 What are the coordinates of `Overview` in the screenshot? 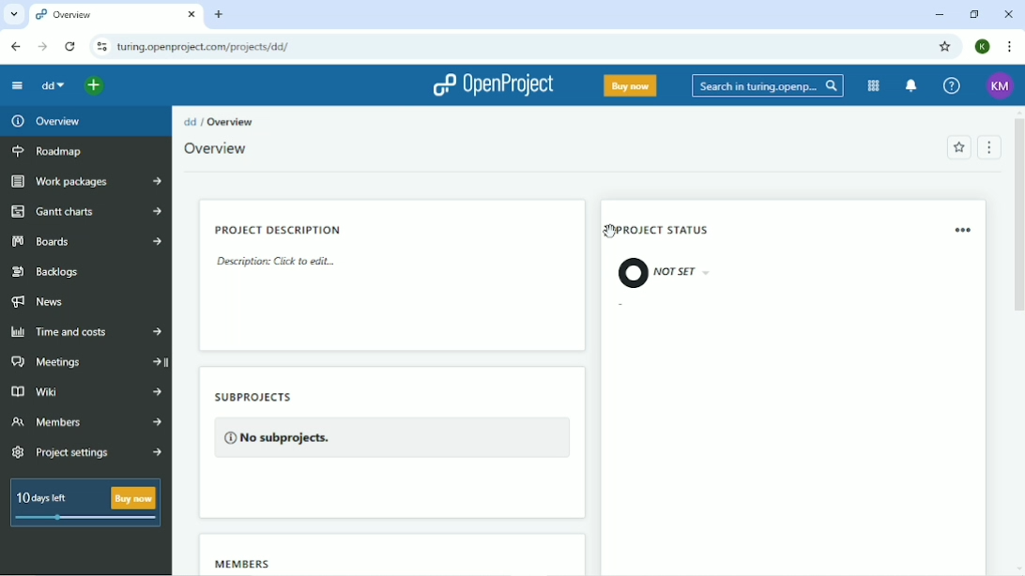 It's located at (44, 121).